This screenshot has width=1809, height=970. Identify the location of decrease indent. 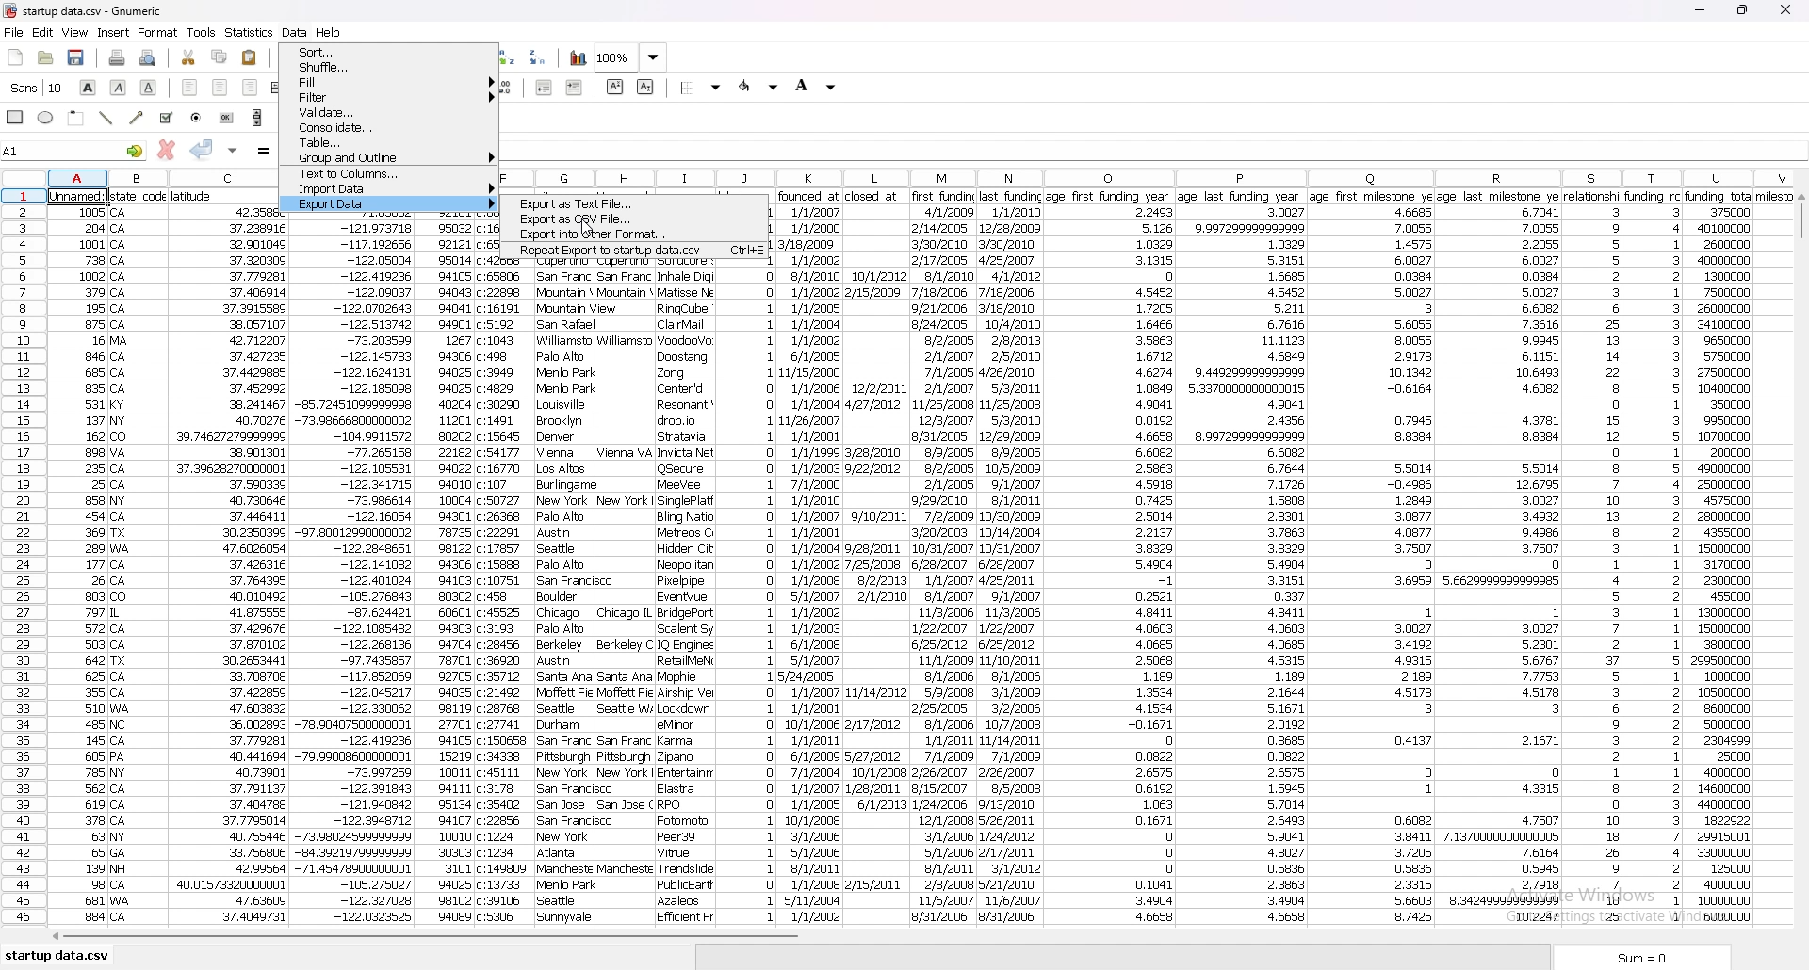
(546, 87).